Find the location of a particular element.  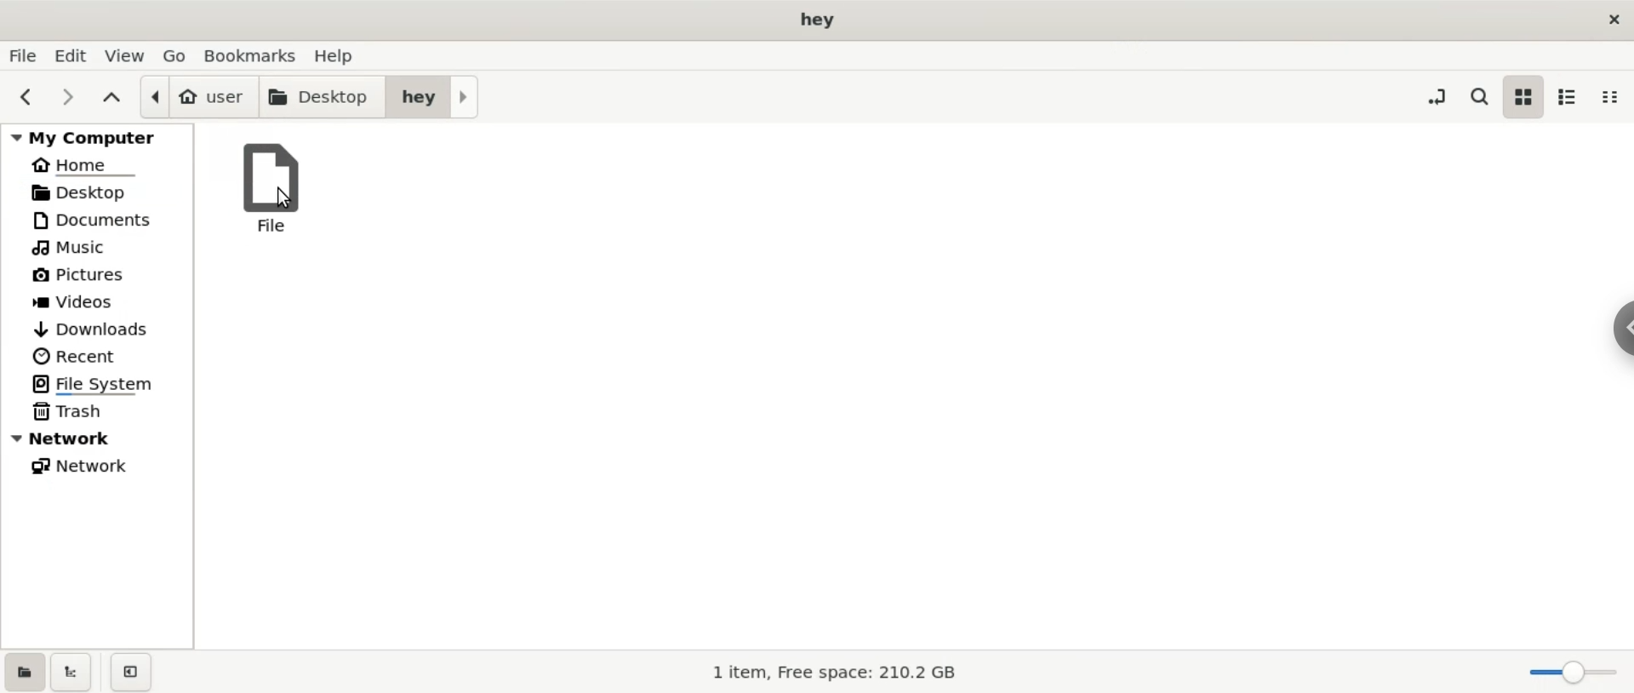

close is located at coordinates (1614, 17).